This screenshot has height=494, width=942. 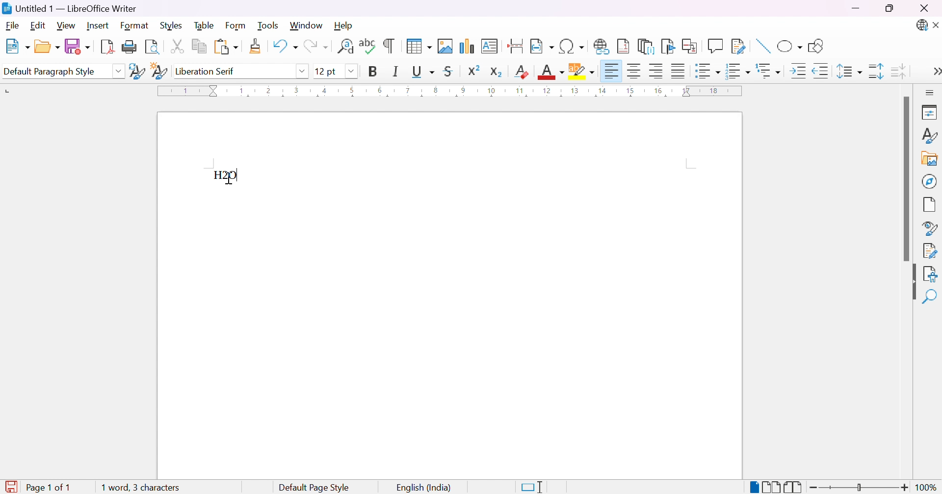 I want to click on Copy, so click(x=200, y=47).